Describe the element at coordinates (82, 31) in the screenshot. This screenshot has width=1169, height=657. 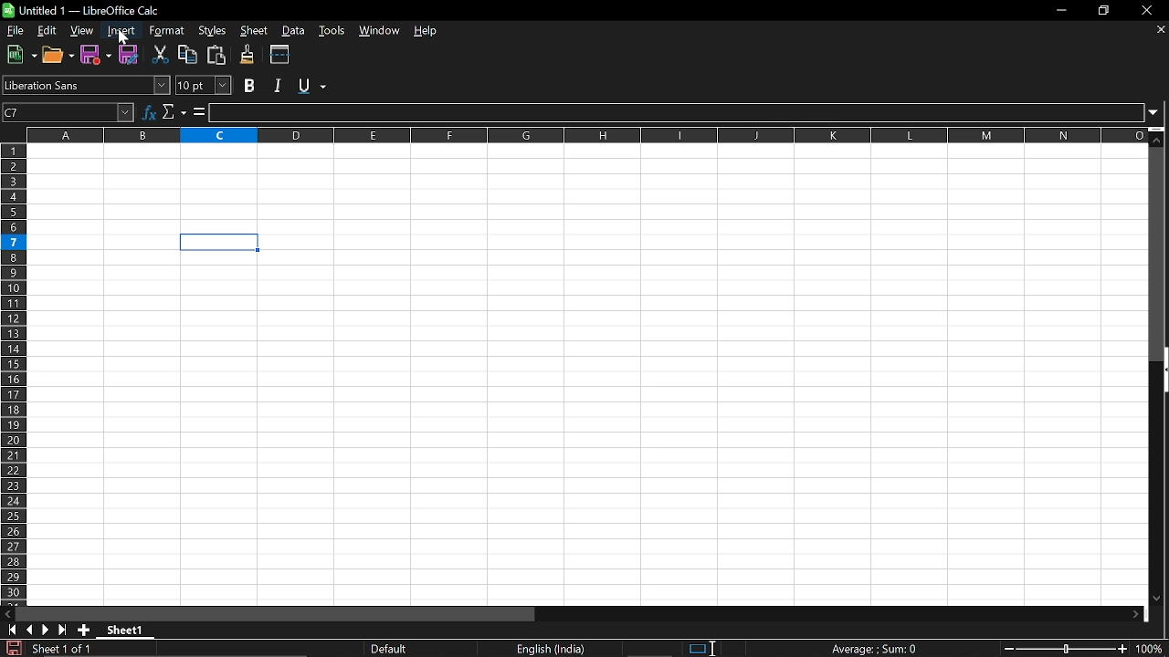
I see `View` at that location.